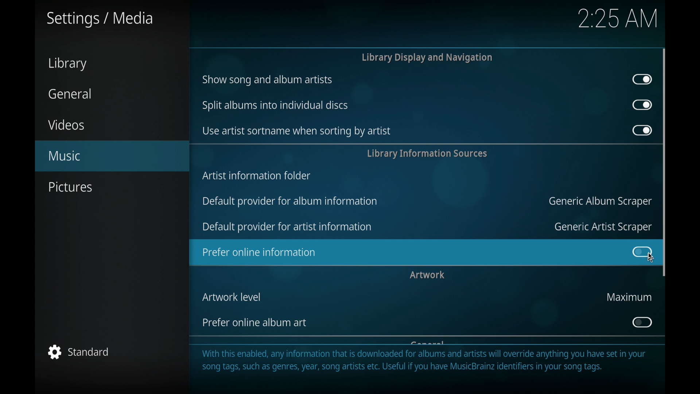 The image size is (700, 394). What do you see at coordinates (70, 94) in the screenshot?
I see `general` at bounding box center [70, 94].